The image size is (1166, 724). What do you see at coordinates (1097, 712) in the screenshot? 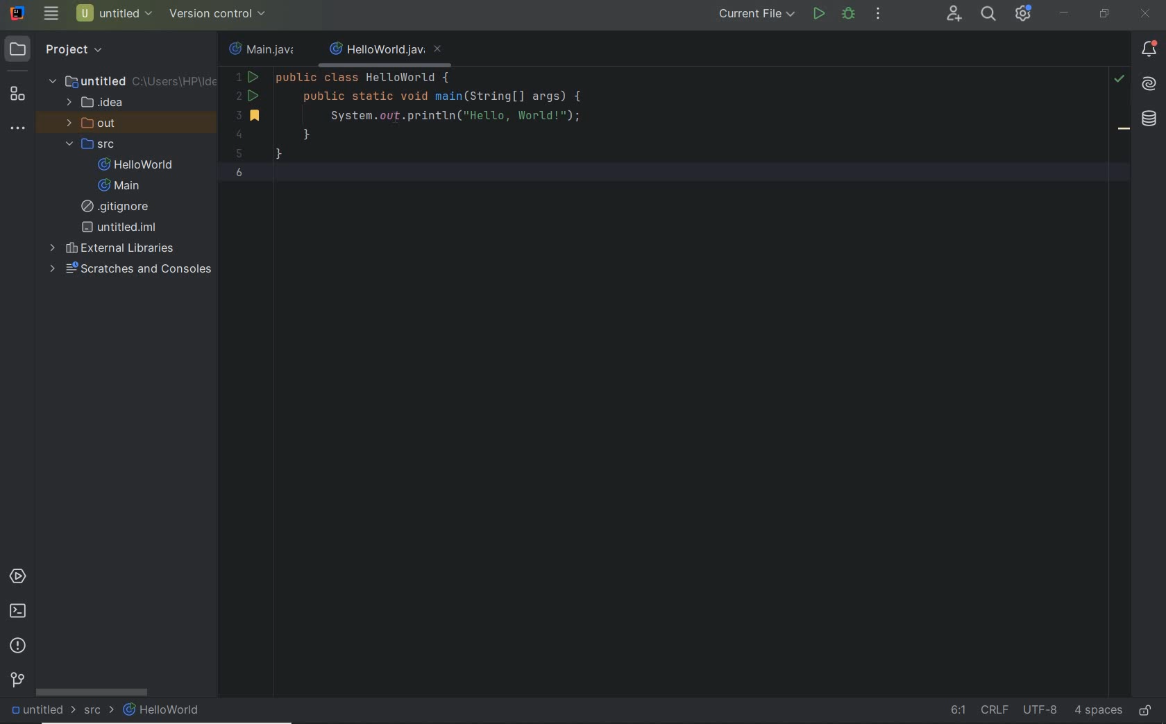
I see `4 spaces(indent)` at bounding box center [1097, 712].